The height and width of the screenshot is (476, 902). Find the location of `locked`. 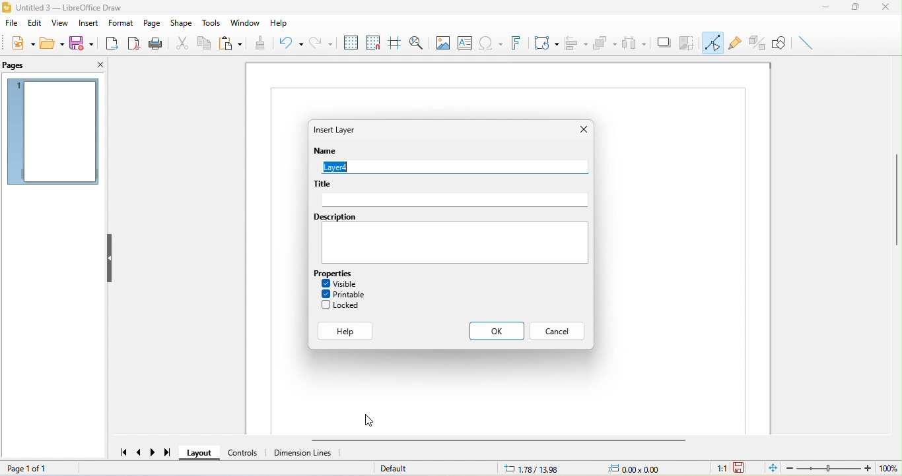

locked is located at coordinates (343, 305).